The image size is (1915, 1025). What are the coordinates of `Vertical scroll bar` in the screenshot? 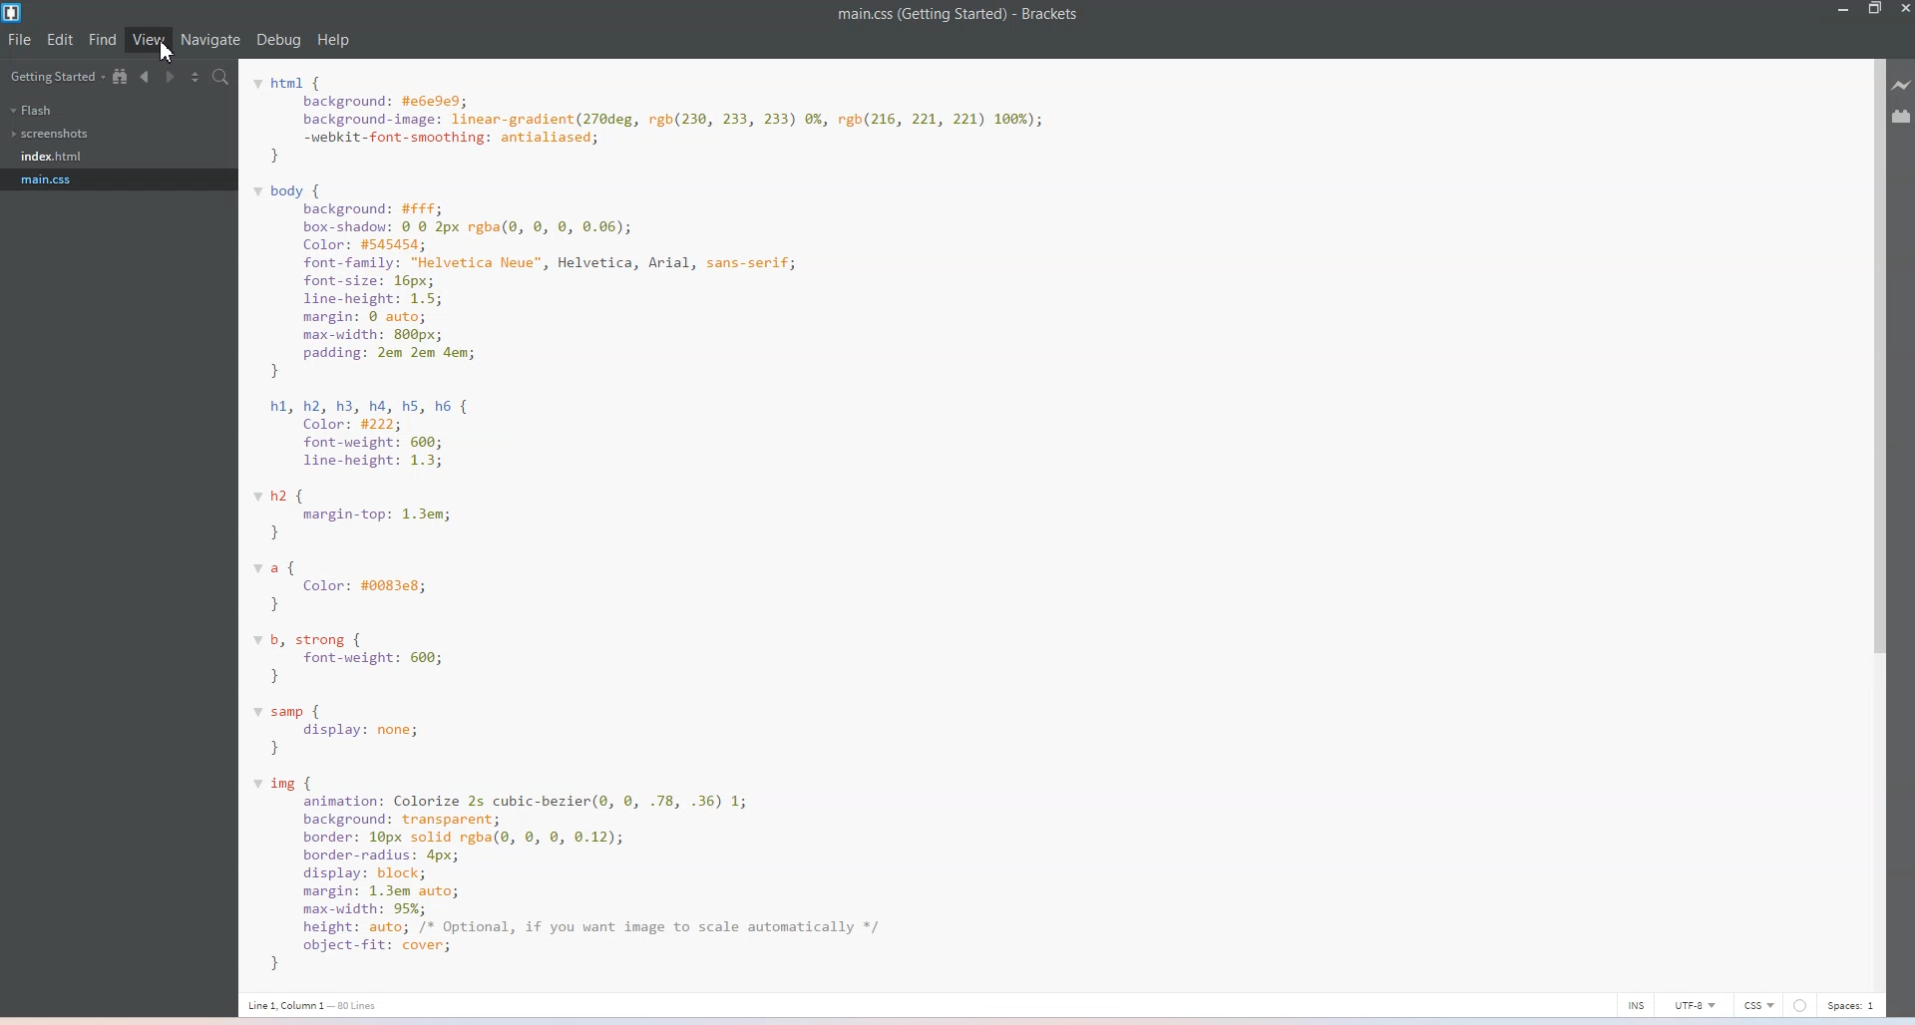 It's located at (1872, 516).